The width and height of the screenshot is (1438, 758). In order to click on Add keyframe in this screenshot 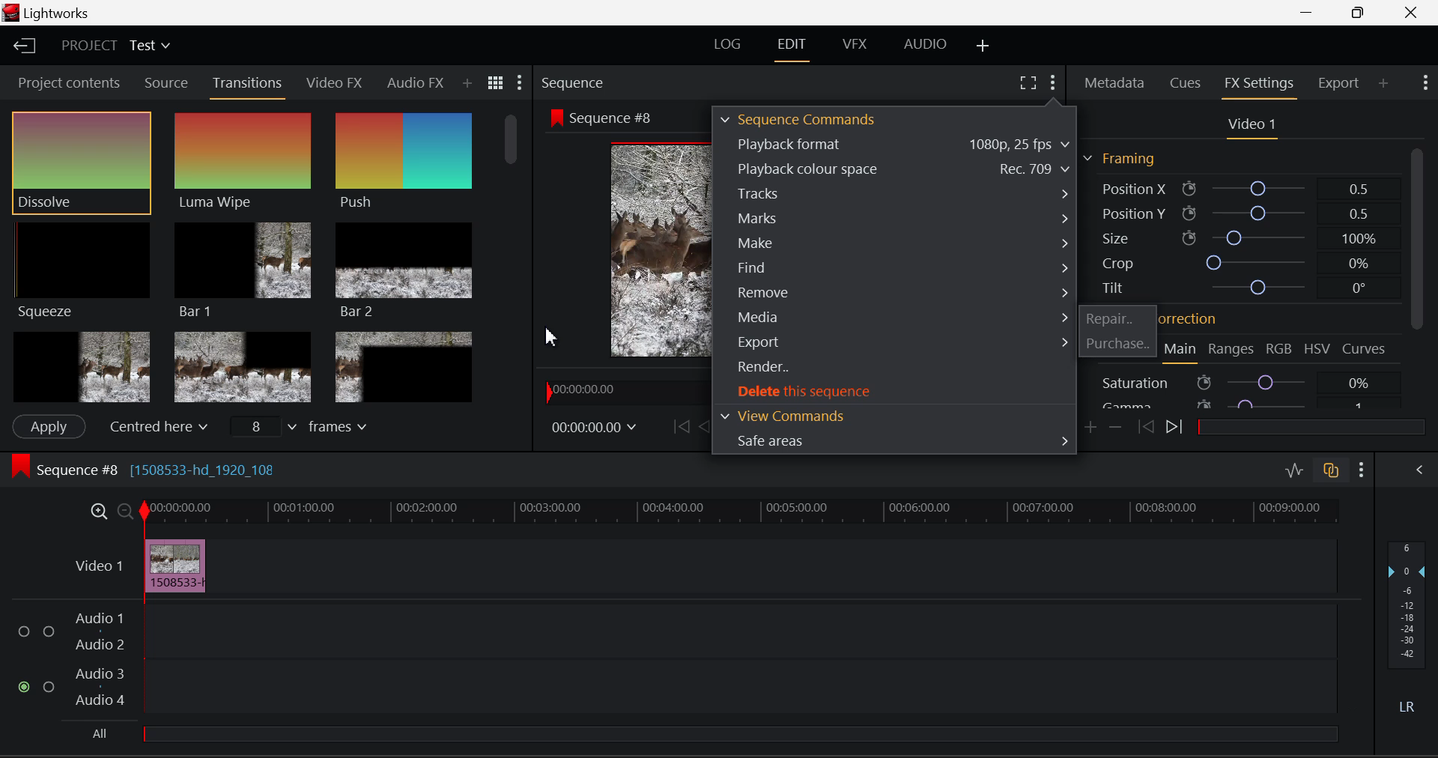, I will do `click(1089, 428)`.